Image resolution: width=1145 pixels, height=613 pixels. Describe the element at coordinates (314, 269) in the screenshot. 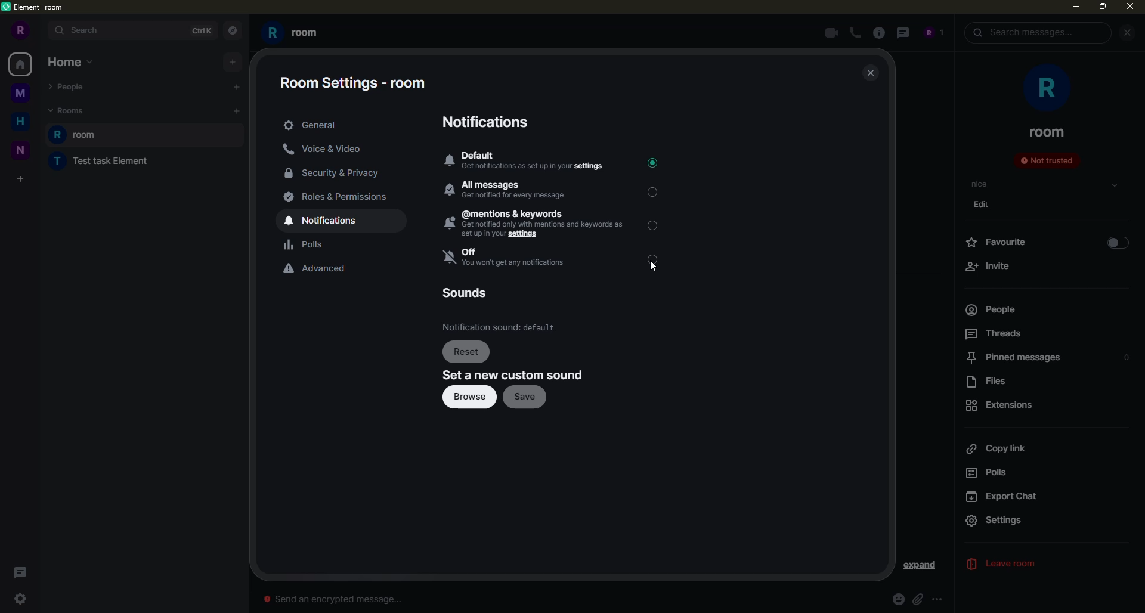

I see `advanced` at that location.